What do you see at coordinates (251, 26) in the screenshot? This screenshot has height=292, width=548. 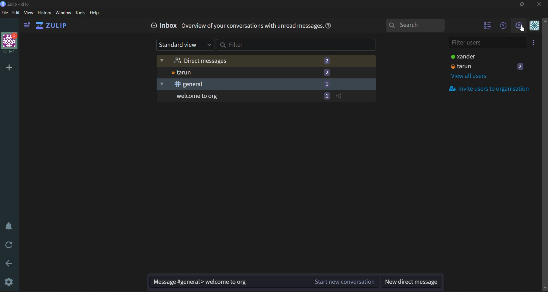 I see `heading` at bounding box center [251, 26].